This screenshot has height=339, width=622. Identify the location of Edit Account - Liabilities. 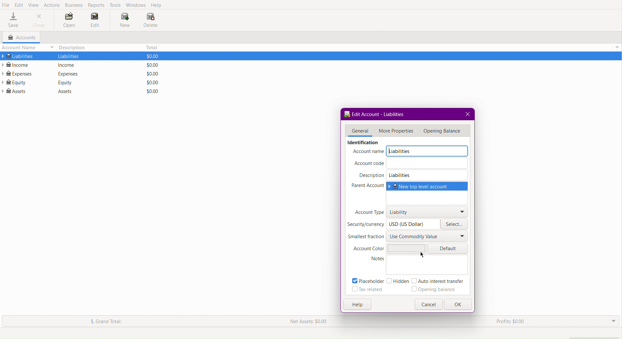
(374, 115).